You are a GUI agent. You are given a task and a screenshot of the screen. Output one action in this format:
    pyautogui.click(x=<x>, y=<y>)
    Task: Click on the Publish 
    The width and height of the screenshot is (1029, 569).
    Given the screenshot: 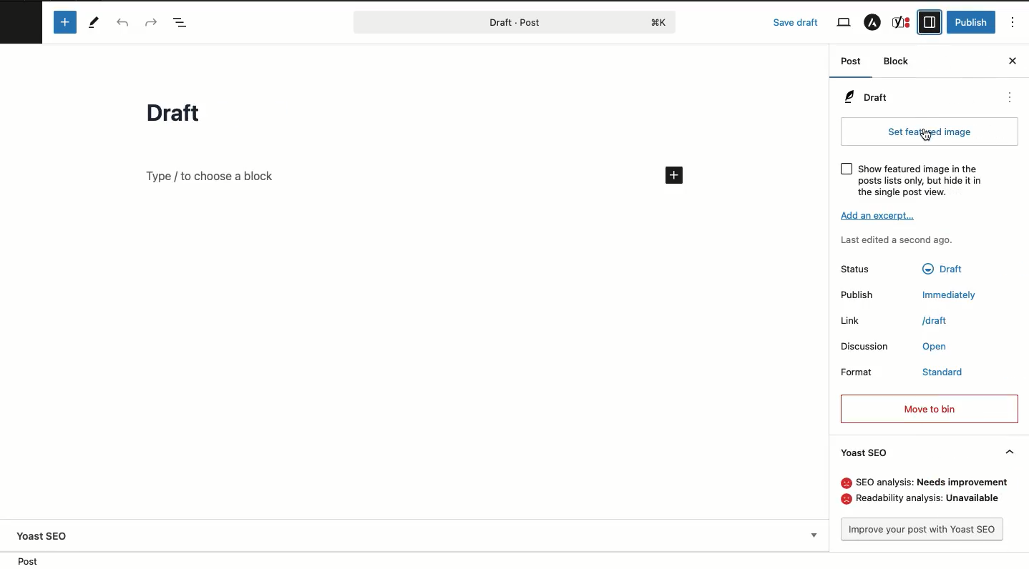 What is the action you would take?
    pyautogui.click(x=973, y=23)
    